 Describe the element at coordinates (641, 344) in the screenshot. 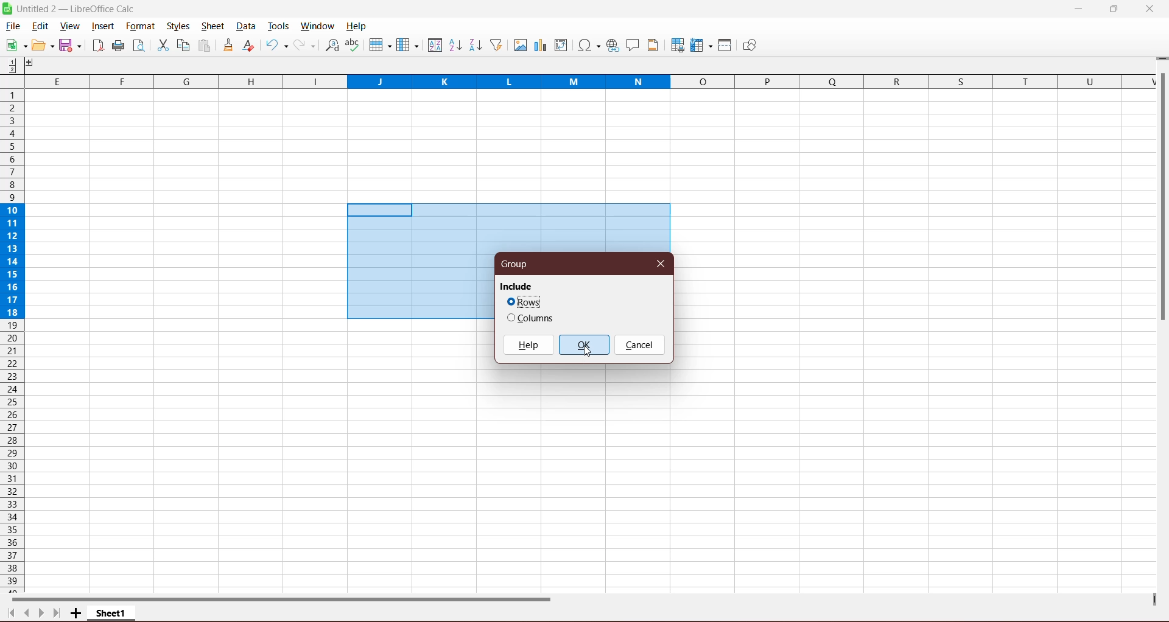

I see `Cancel` at that location.